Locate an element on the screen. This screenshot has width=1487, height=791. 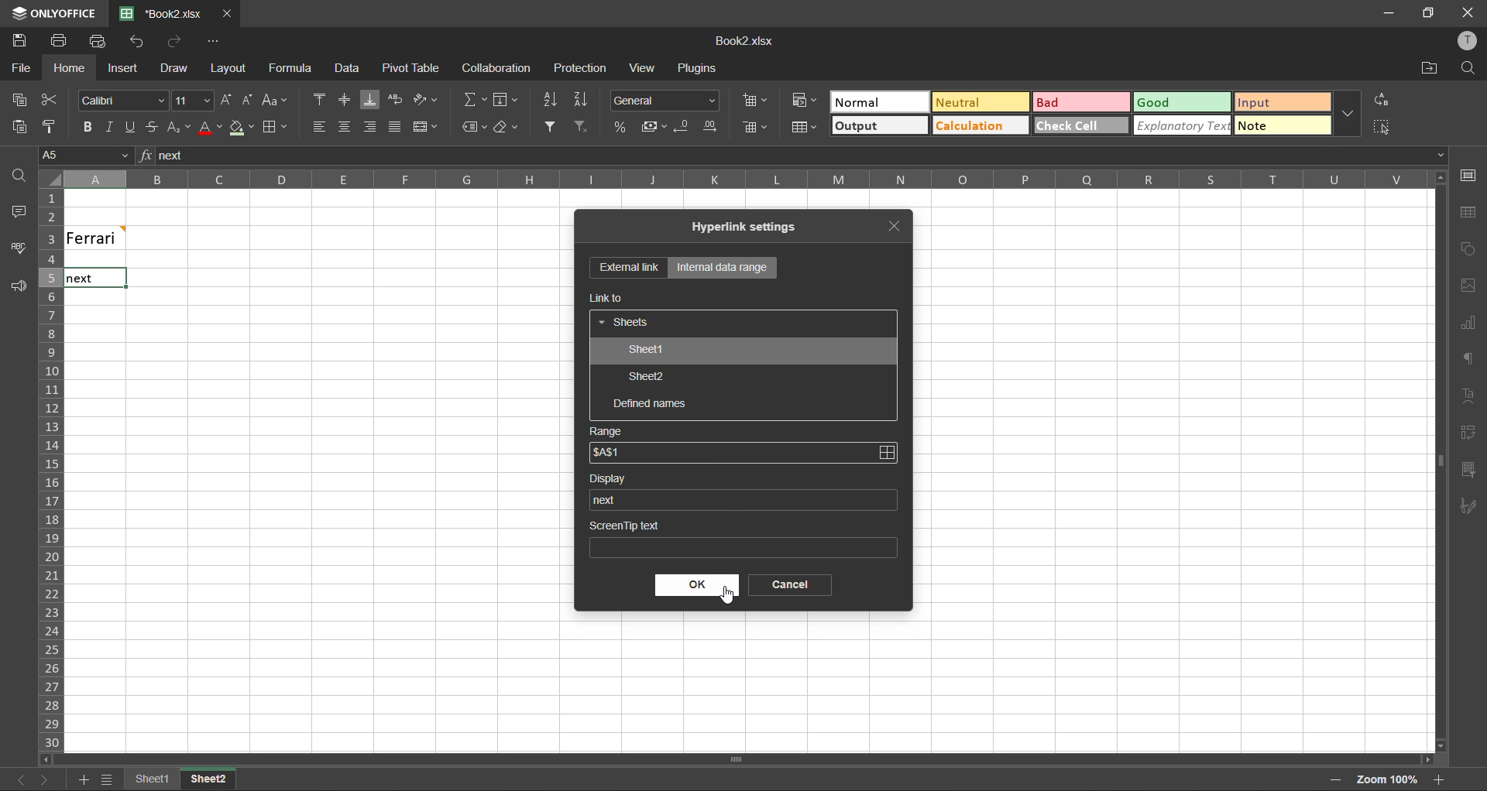
range defined is located at coordinates (609, 455).